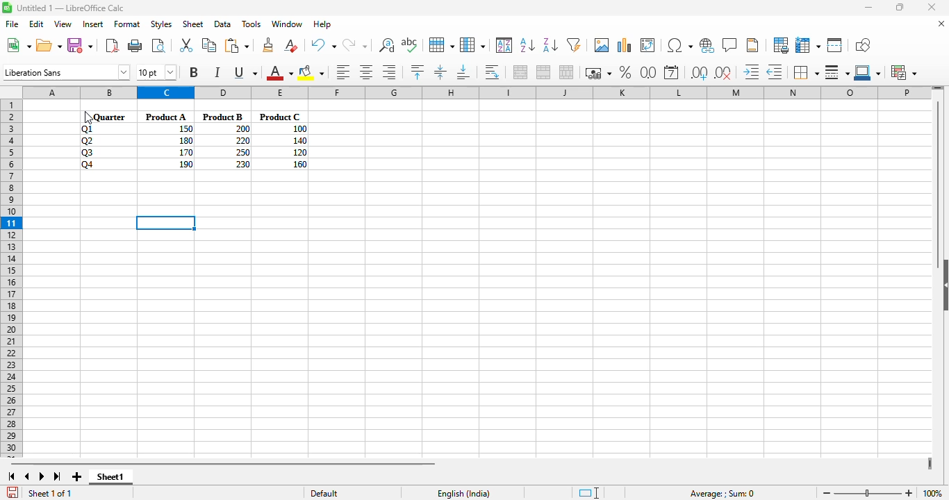  I want to click on 190, so click(185, 164).